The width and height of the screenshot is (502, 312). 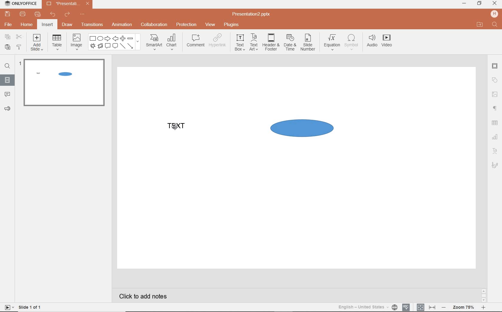 I want to click on TEXT ART, so click(x=495, y=152).